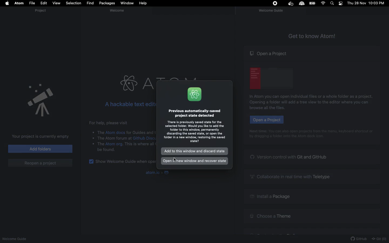  I want to click on Get to know Atom, so click(312, 35).